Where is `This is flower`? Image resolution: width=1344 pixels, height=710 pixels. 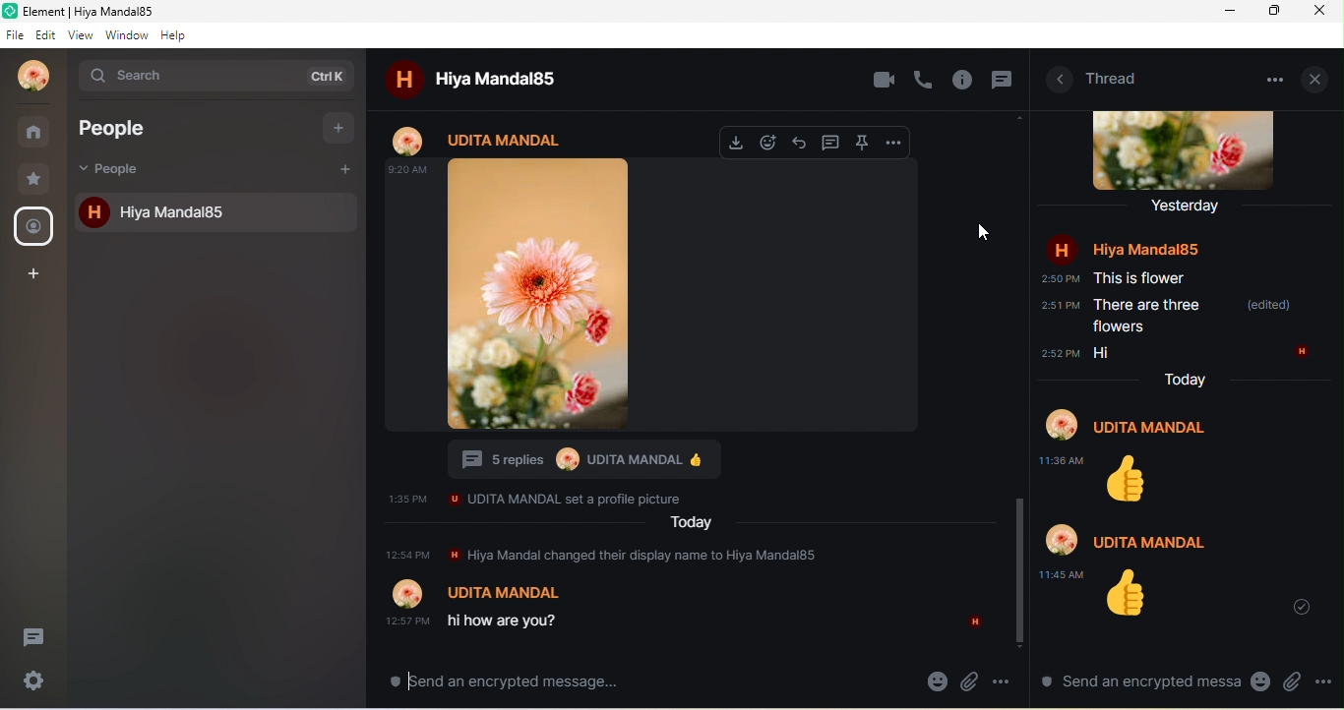 This is flower is located at coordinates (1140, 278).